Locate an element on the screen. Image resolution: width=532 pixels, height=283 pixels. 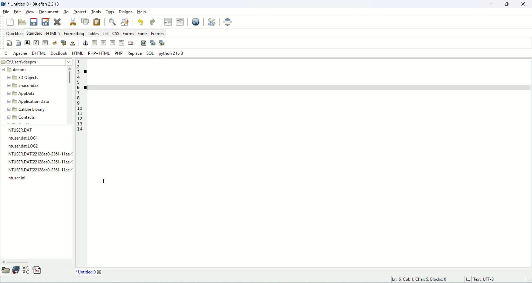
tags is located at coordinates (110, 12).